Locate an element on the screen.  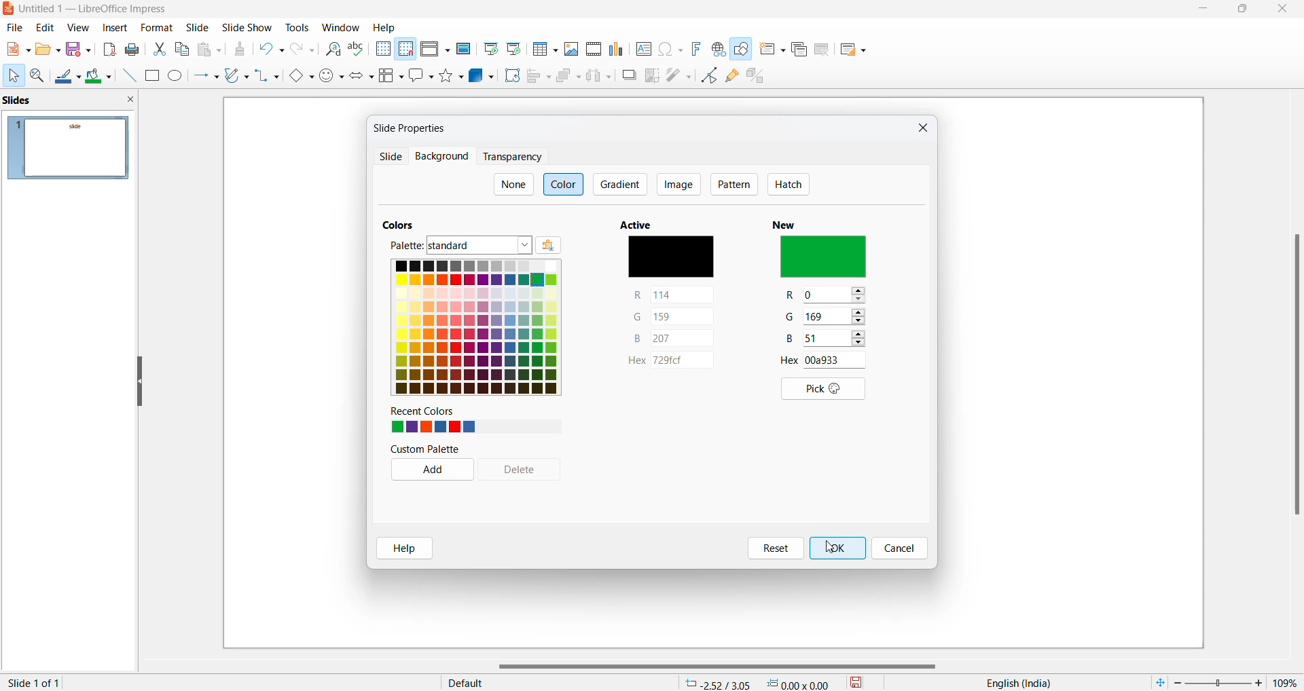
arrange is located at coordinates (568, 79).